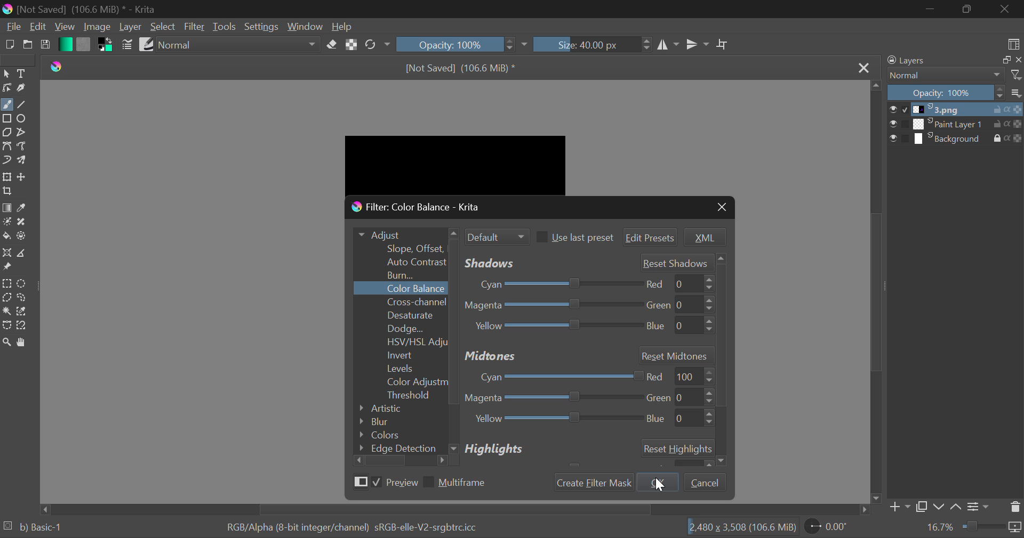  Describe the element at coordinates (924, 507) in the screenshot. I see `Copy Layer` at that location.